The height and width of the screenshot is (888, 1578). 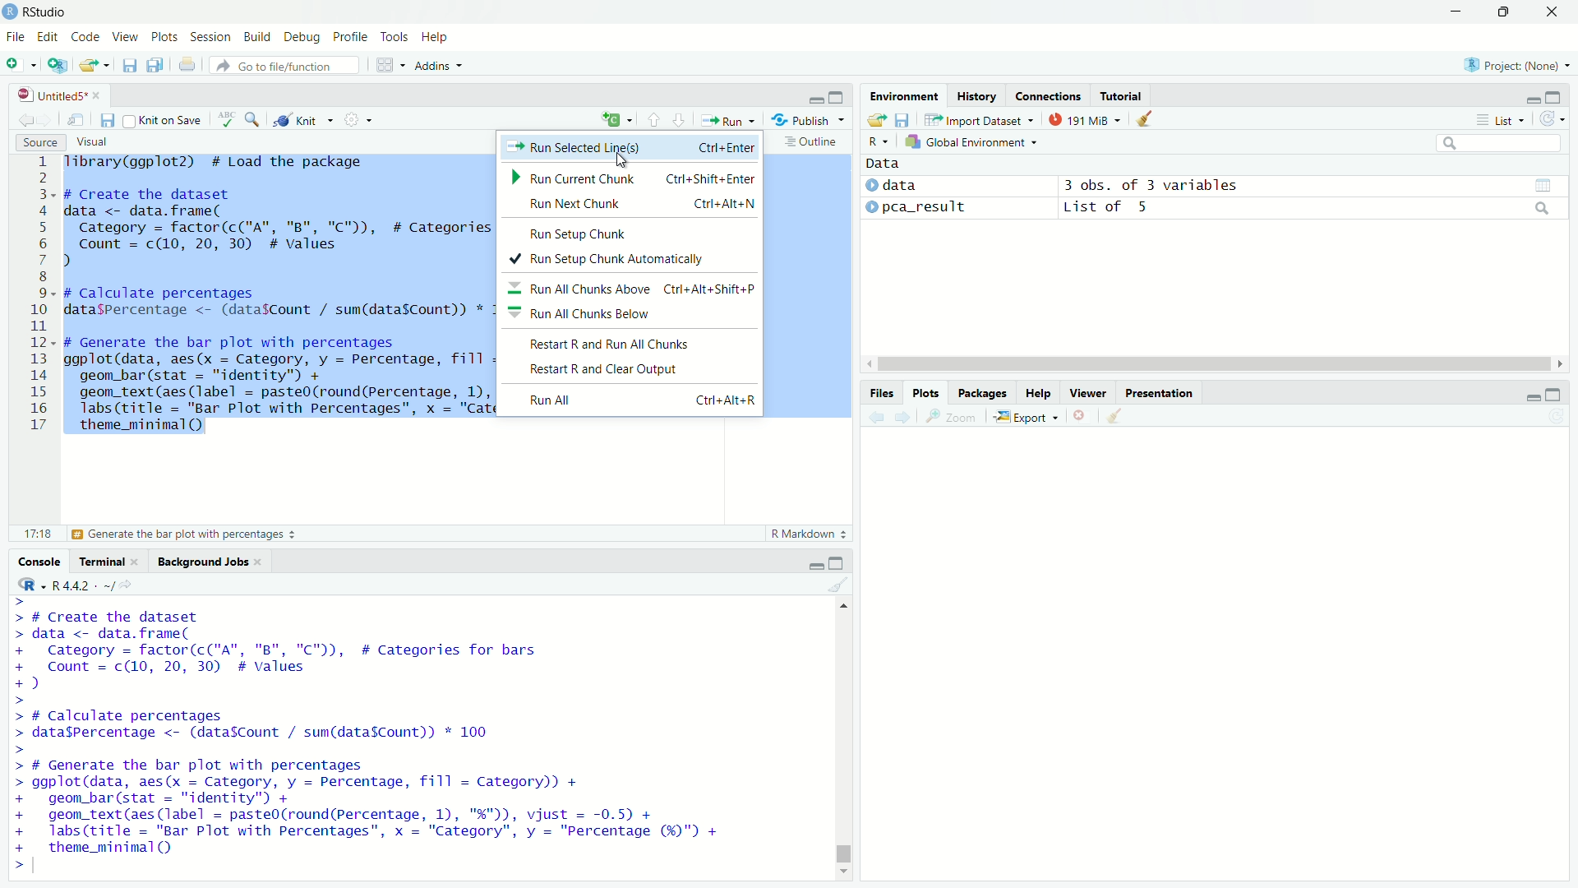 I want to click on minimize, so click(x=1456, y=11).